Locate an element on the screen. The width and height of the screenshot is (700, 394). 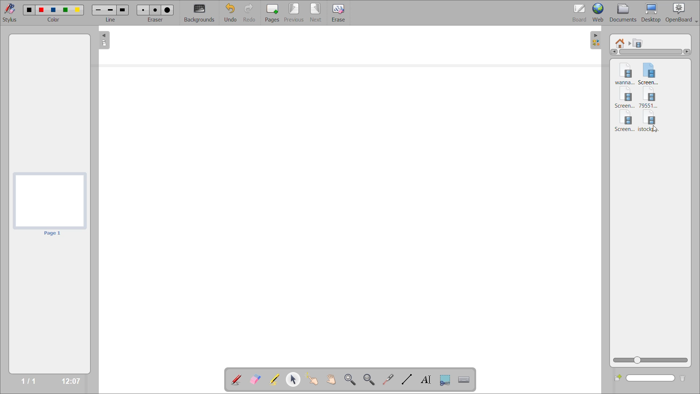
zoom out is located at coordinates (370, 379).